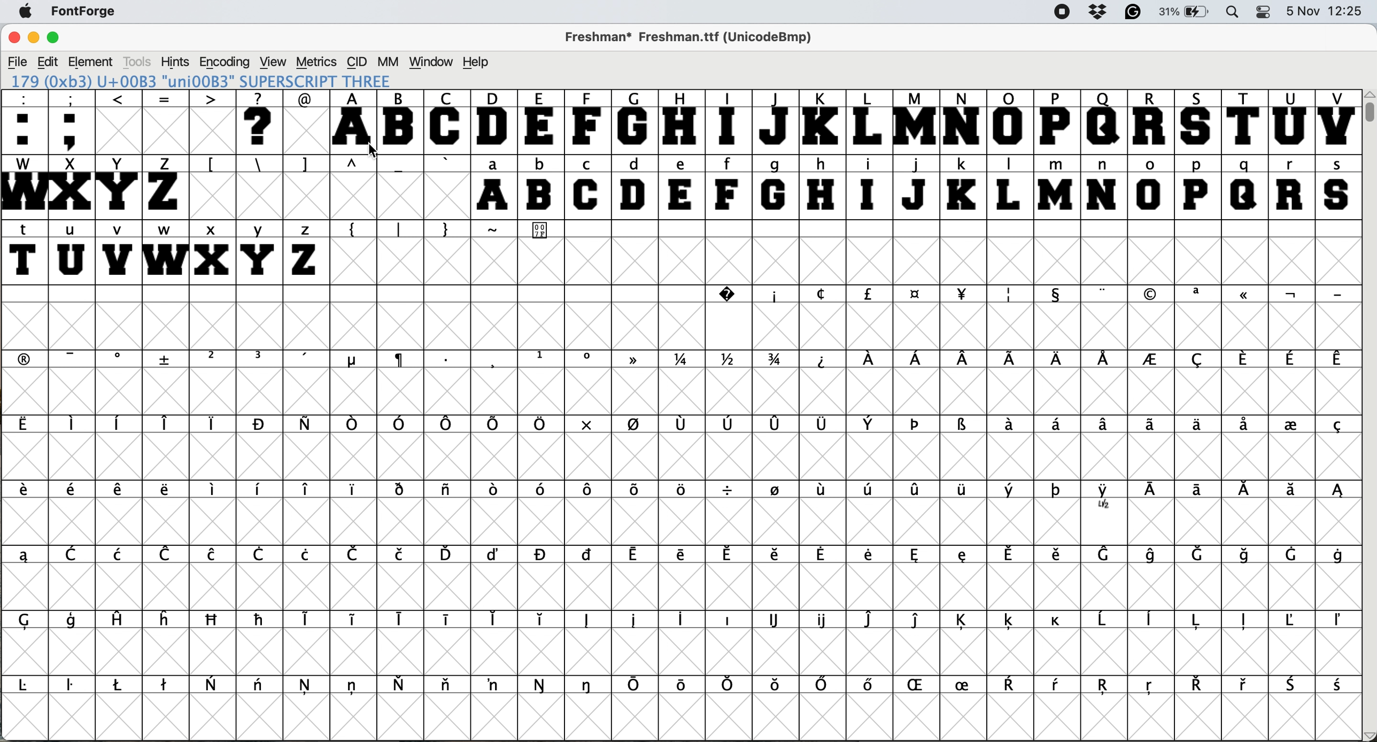 The image size is (1377, 742). I want to click on Symbol, so click(543, 231).